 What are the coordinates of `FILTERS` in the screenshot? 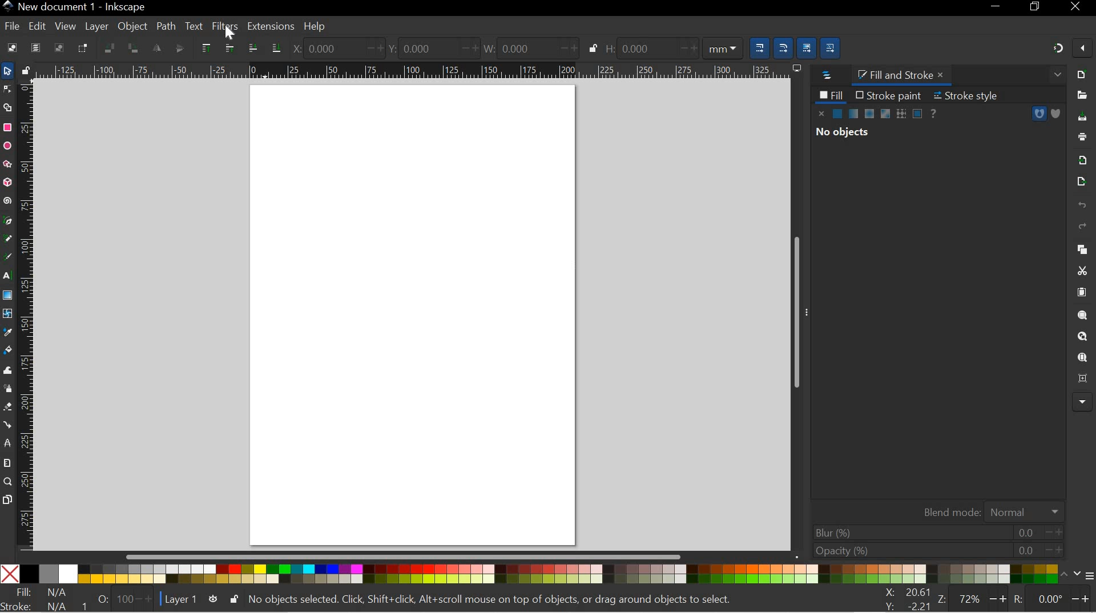 It's located at (224, 25).